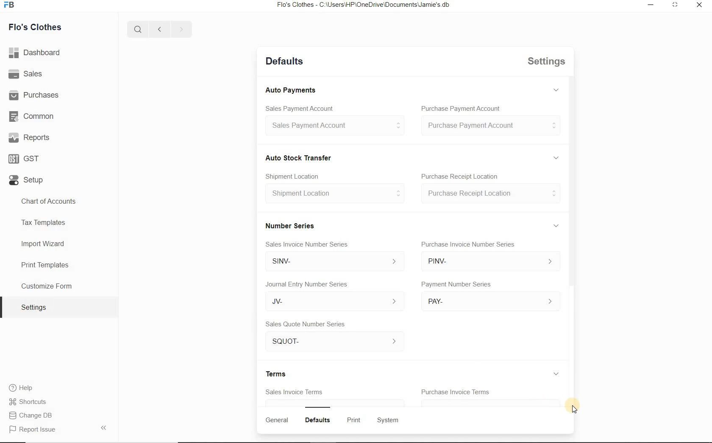 This screenshot has height=443, width=712. Describe the element at coordinates (294, 176) in the screenshot. I see `Shipment Location` at that location.